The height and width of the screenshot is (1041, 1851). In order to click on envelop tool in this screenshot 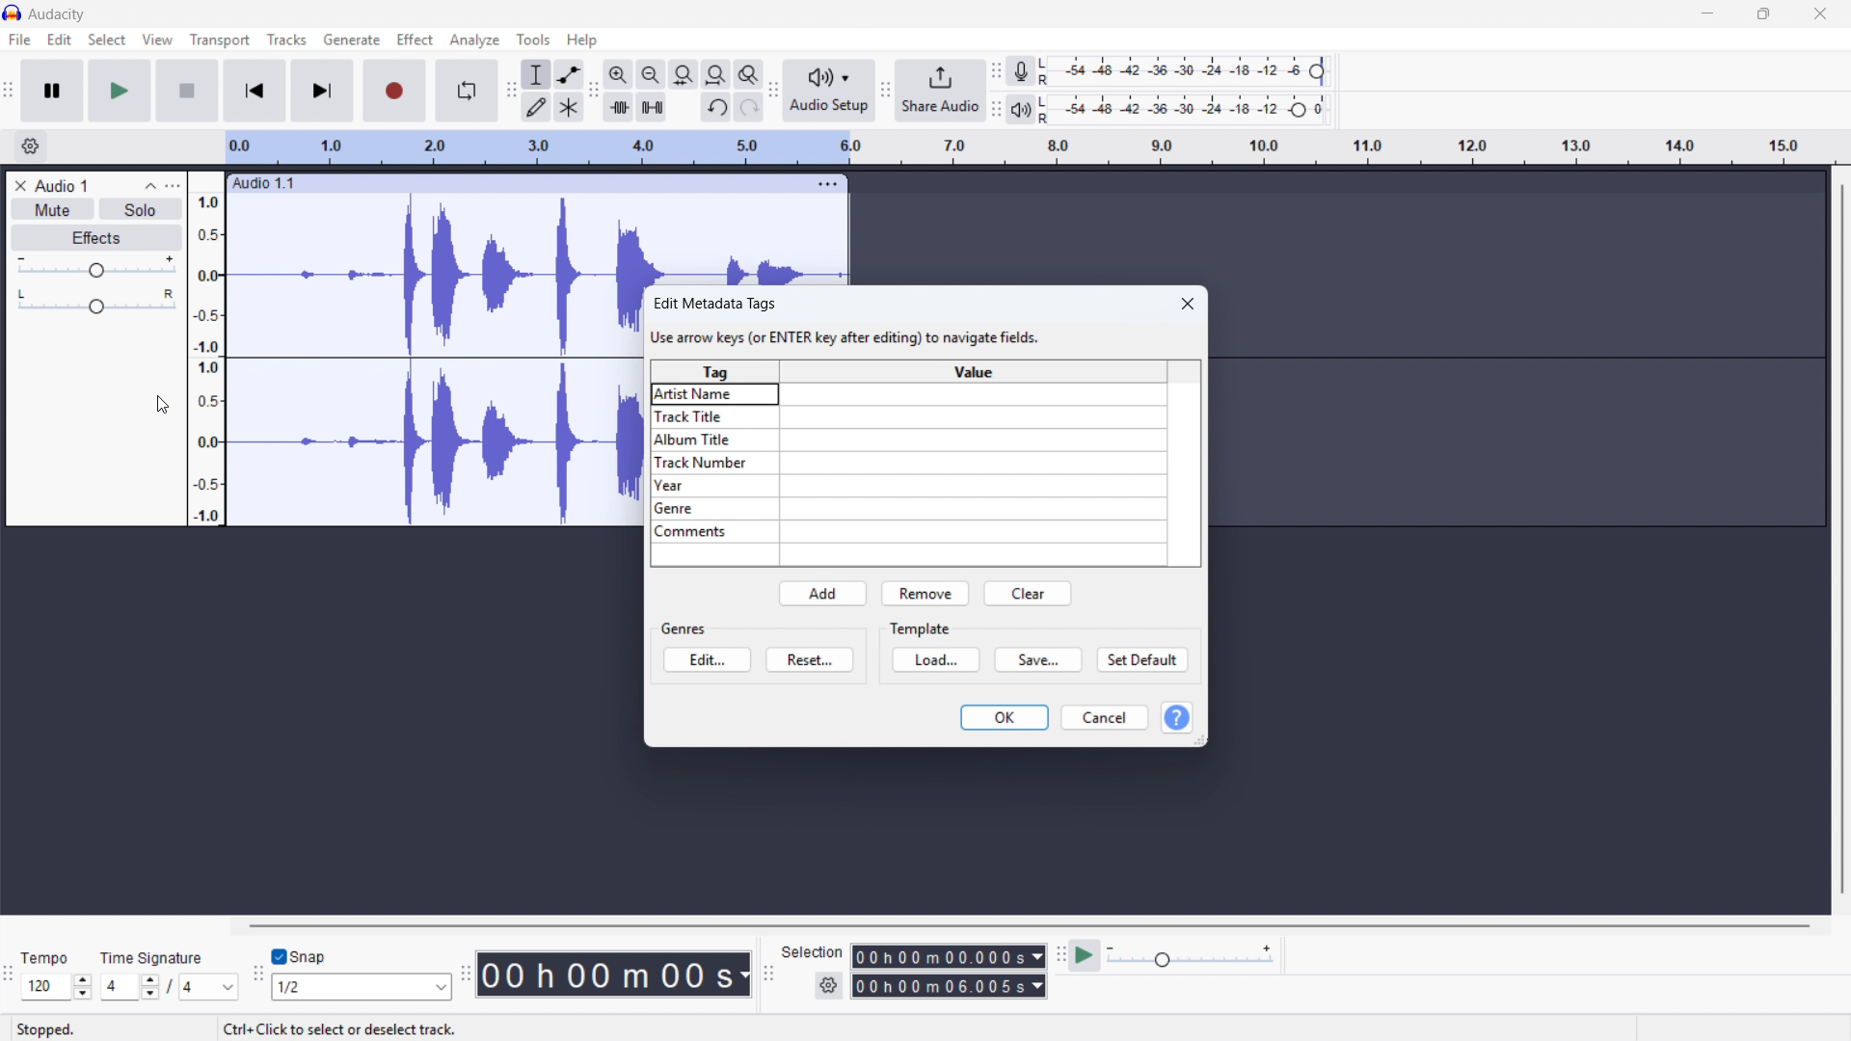, I will do `click(570, 74)`.